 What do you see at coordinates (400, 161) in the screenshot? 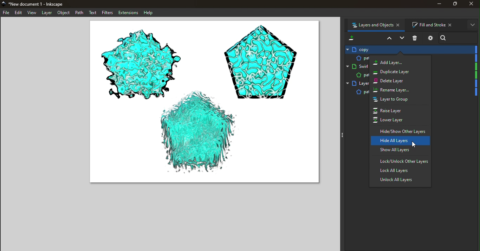
I see `Lock/Unlock other layers` at bounding box center [400, 161].